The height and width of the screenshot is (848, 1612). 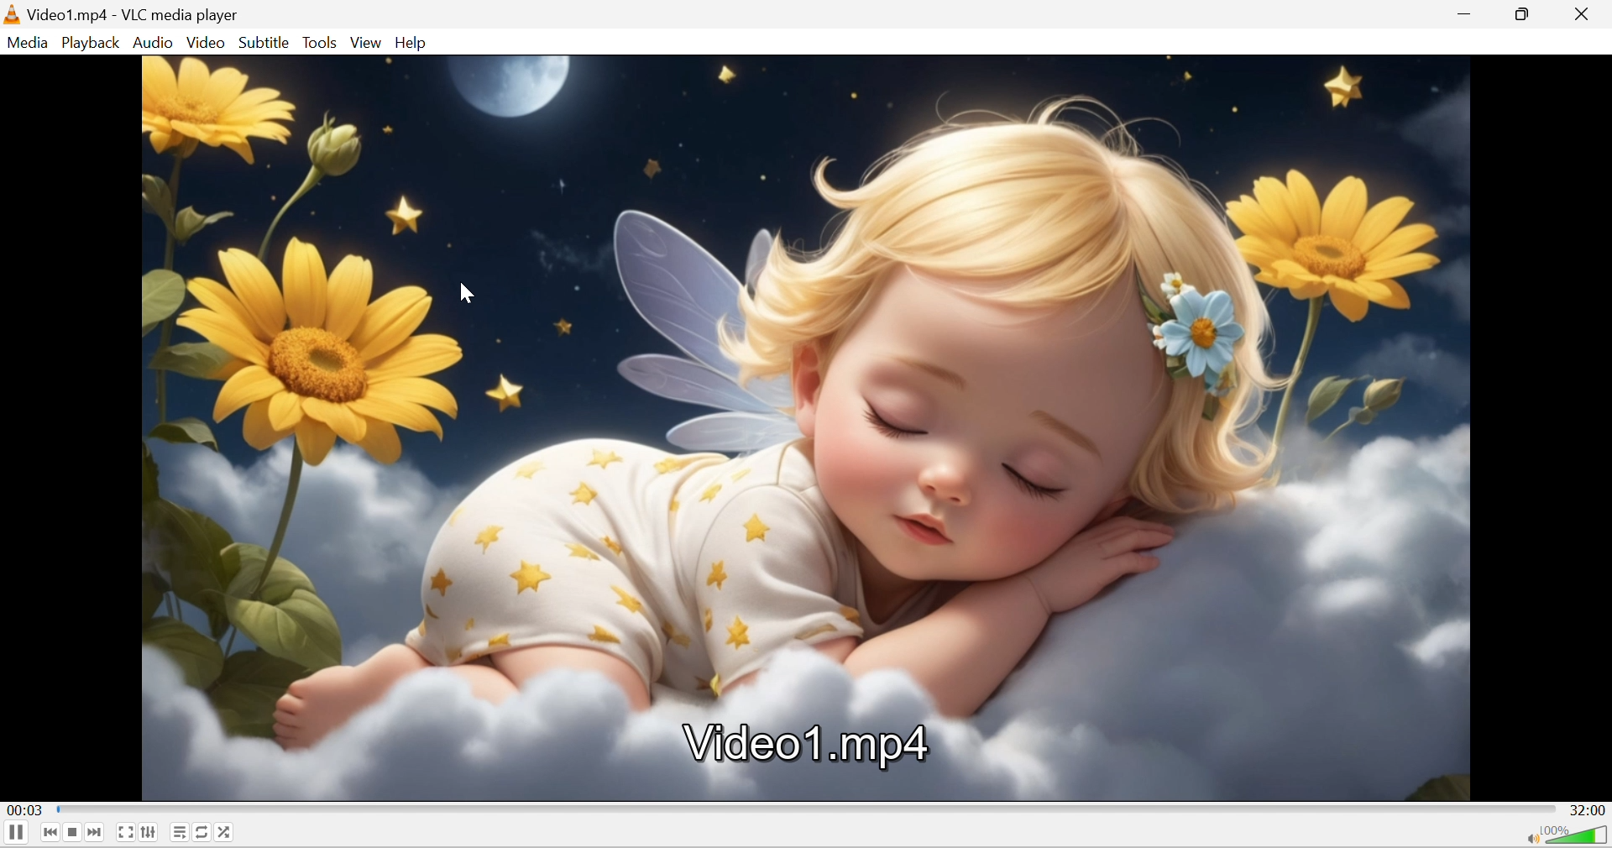 I want to click on Random, so click(x=226, y=831).